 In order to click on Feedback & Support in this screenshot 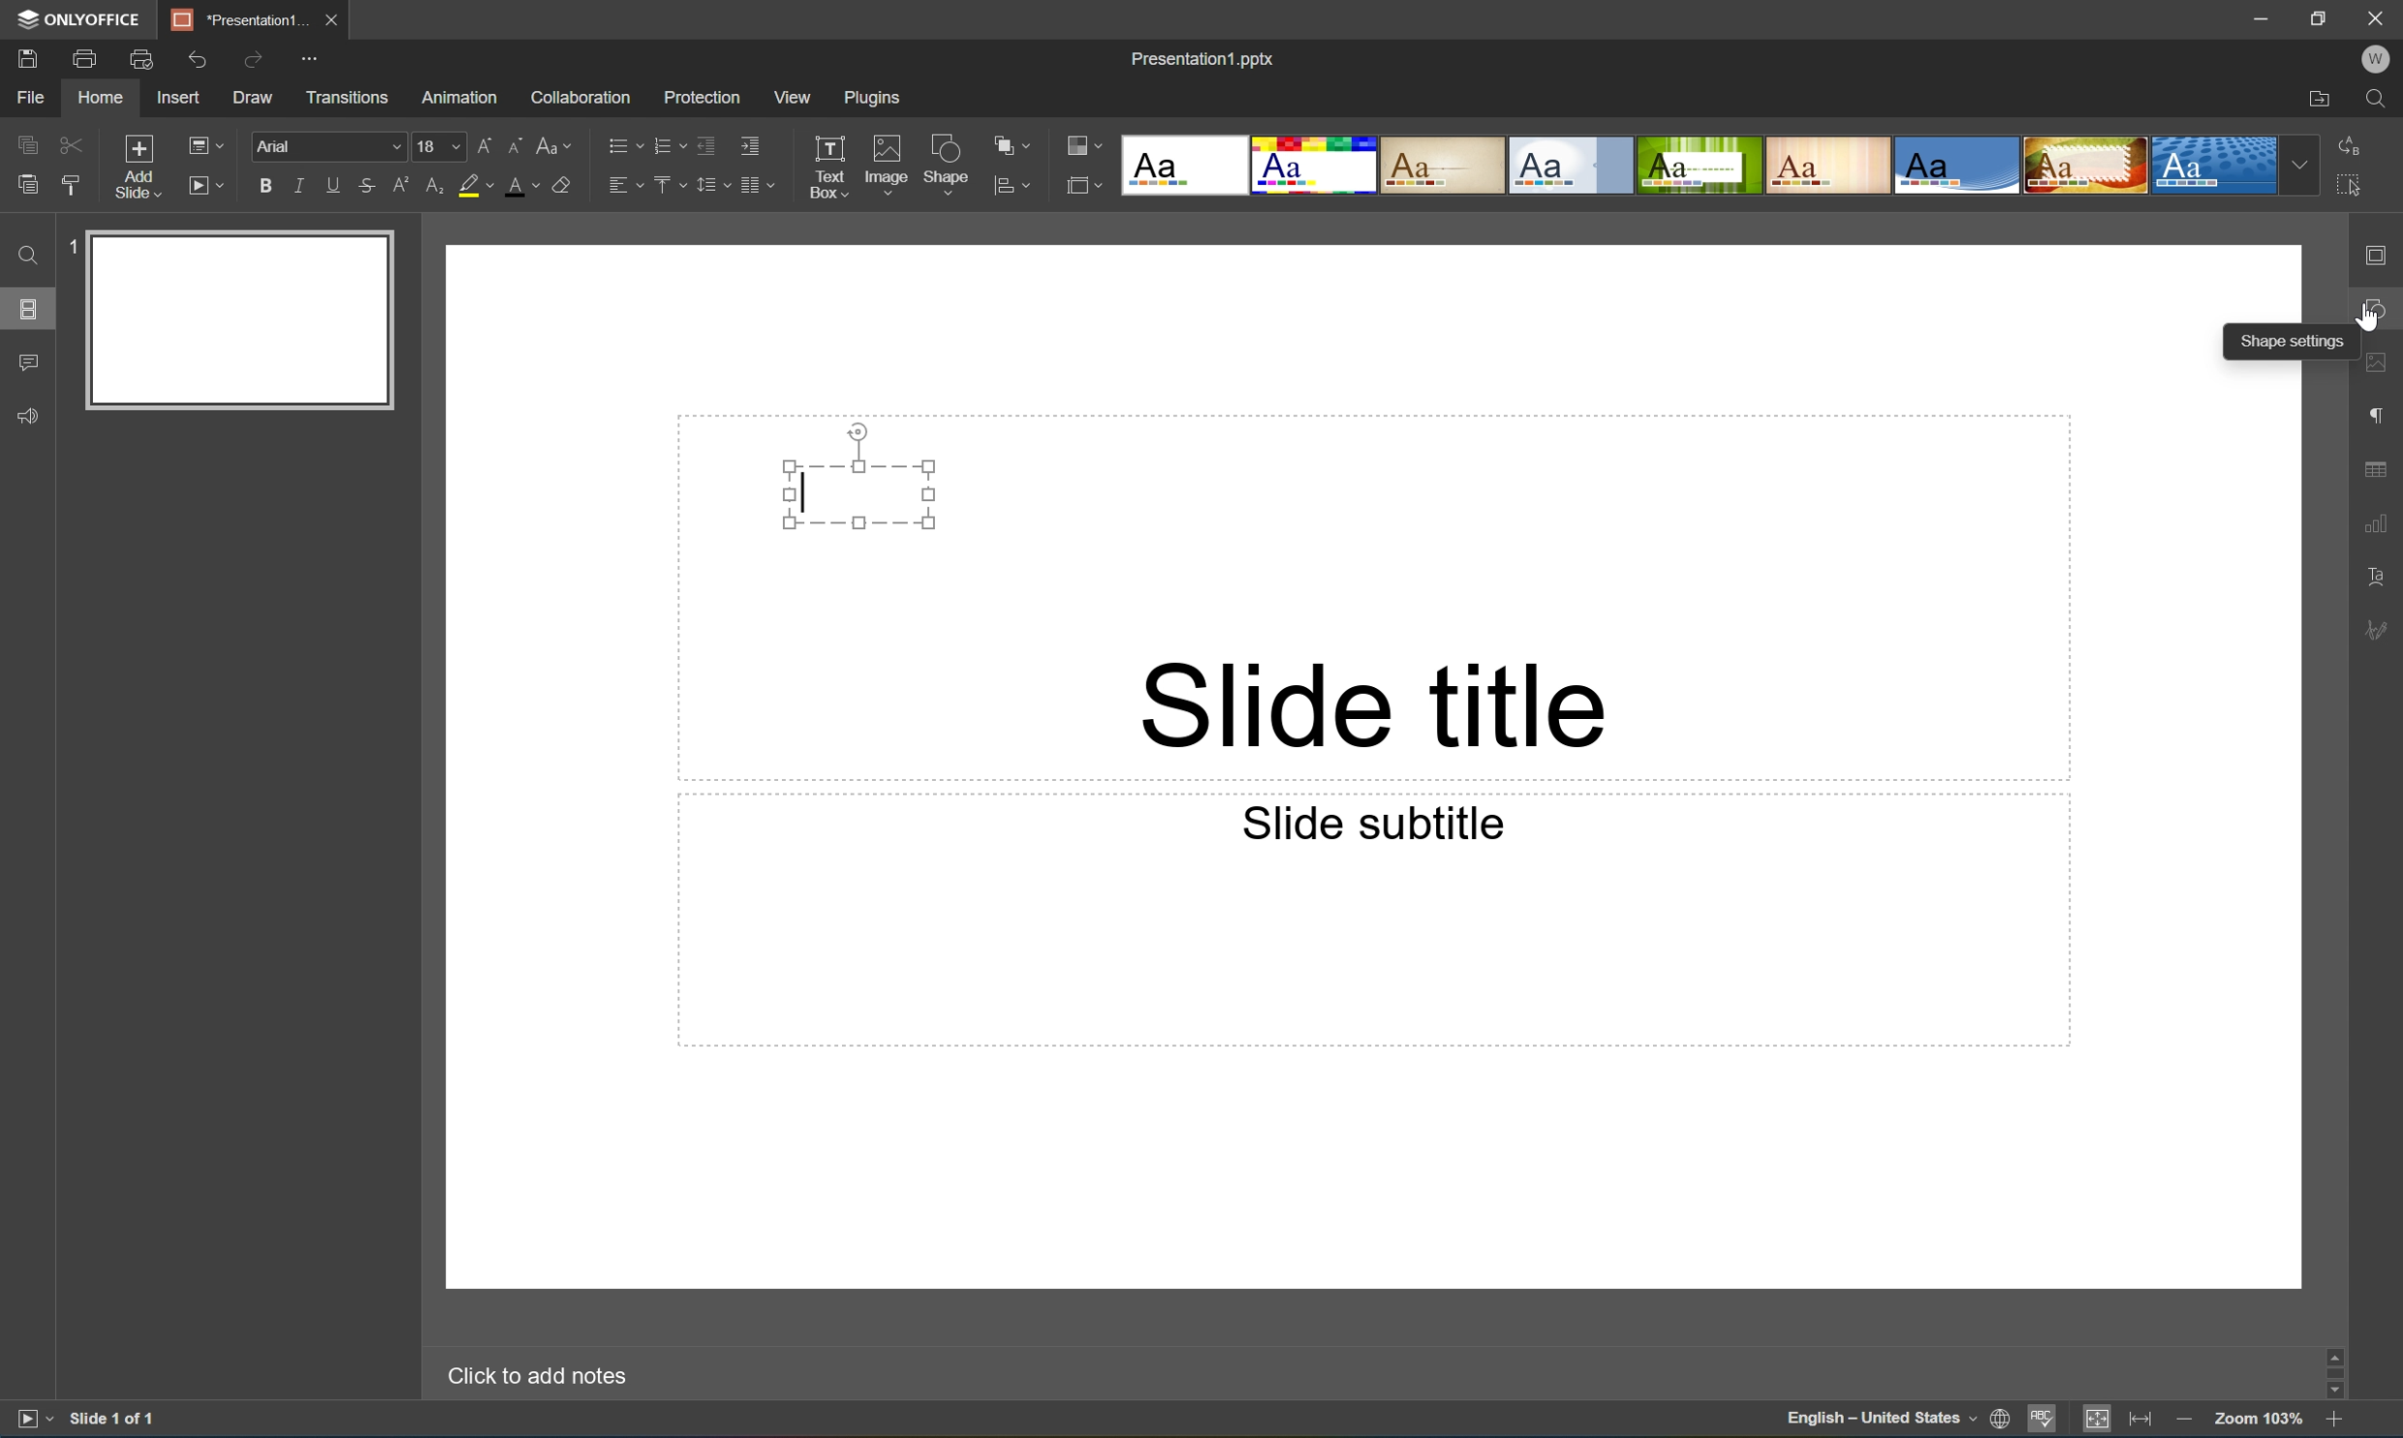, I will do `click(30, 415)`.